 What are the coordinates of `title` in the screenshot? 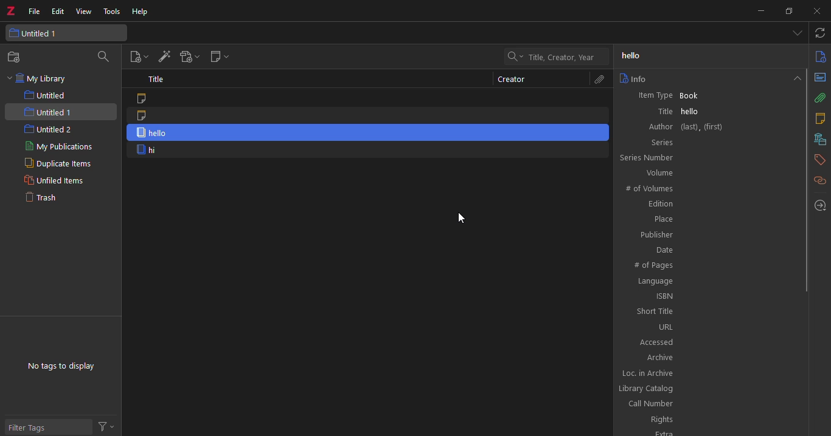 It's located at (636, 56).